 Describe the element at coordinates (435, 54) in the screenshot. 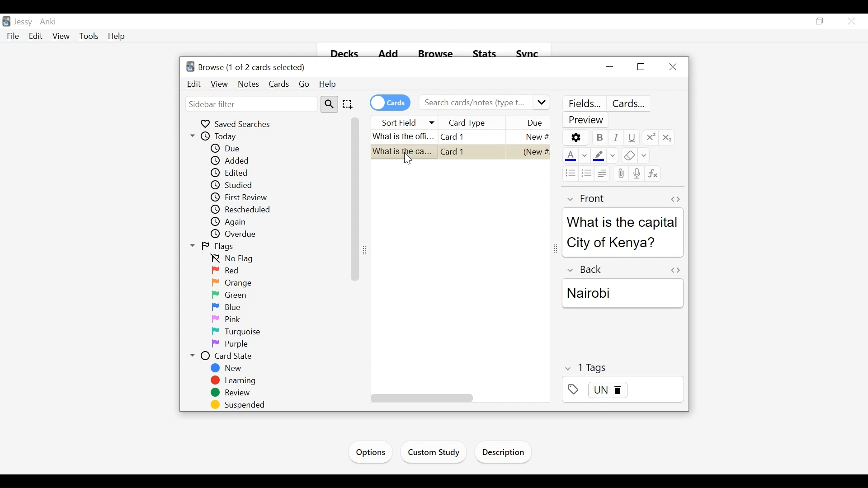

I see `Browse` at that location.